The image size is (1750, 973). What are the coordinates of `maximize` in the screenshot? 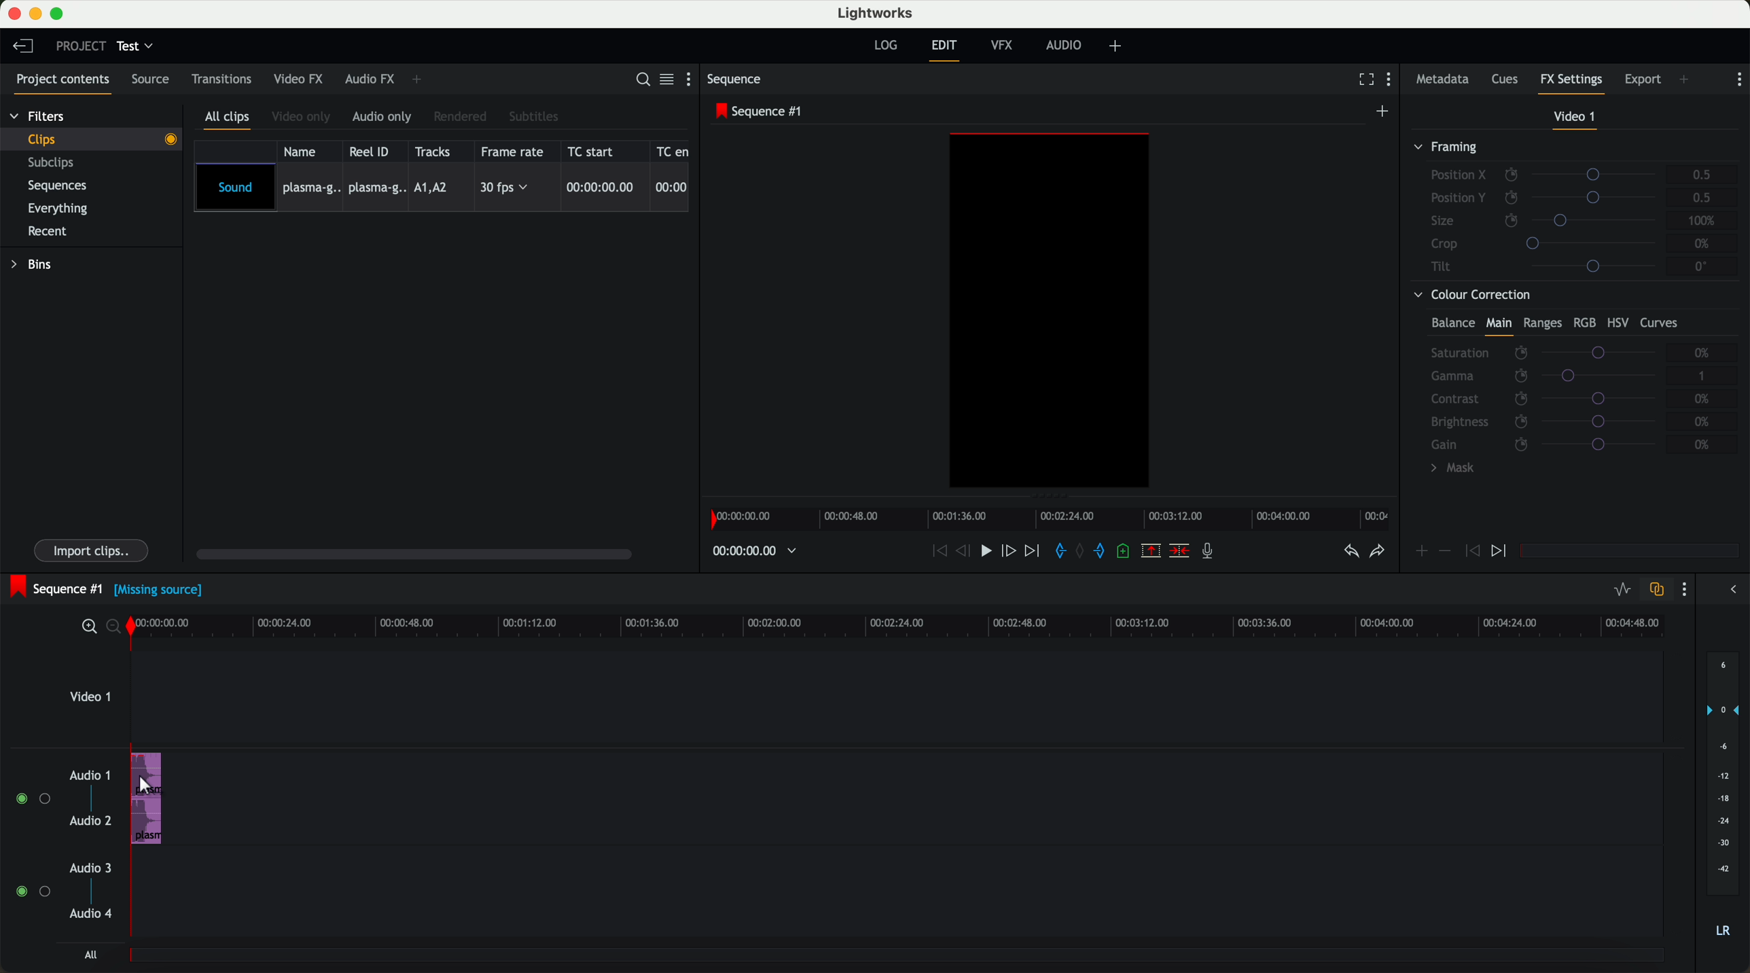 It's located at (60, 14).